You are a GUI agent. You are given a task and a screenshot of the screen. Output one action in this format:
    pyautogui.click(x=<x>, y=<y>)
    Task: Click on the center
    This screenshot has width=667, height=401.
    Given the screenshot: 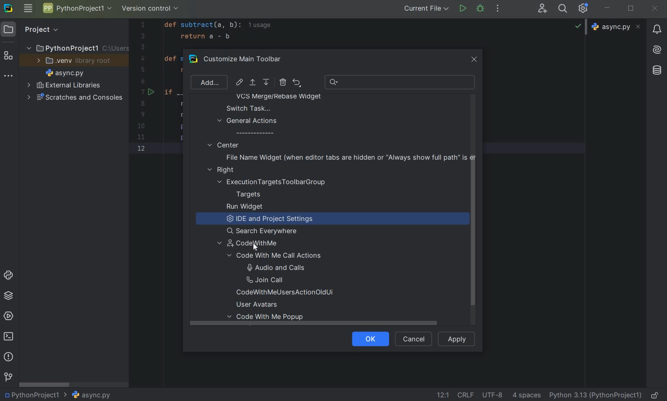 What is the action you would take?
    pyautogui.click(x=223, y=145)
    